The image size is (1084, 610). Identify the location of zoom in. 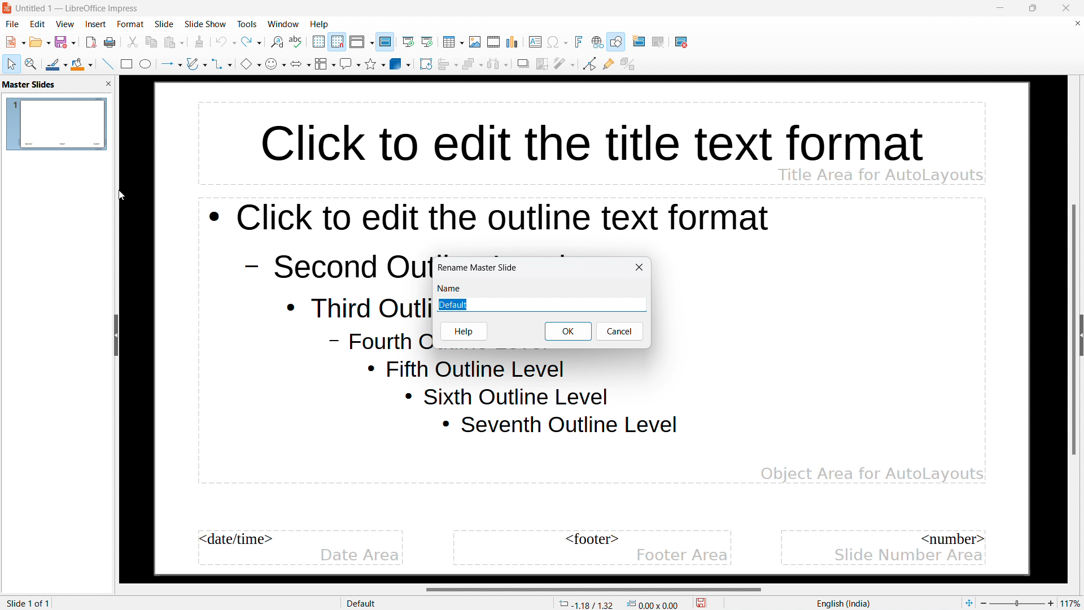
(1051, 602).